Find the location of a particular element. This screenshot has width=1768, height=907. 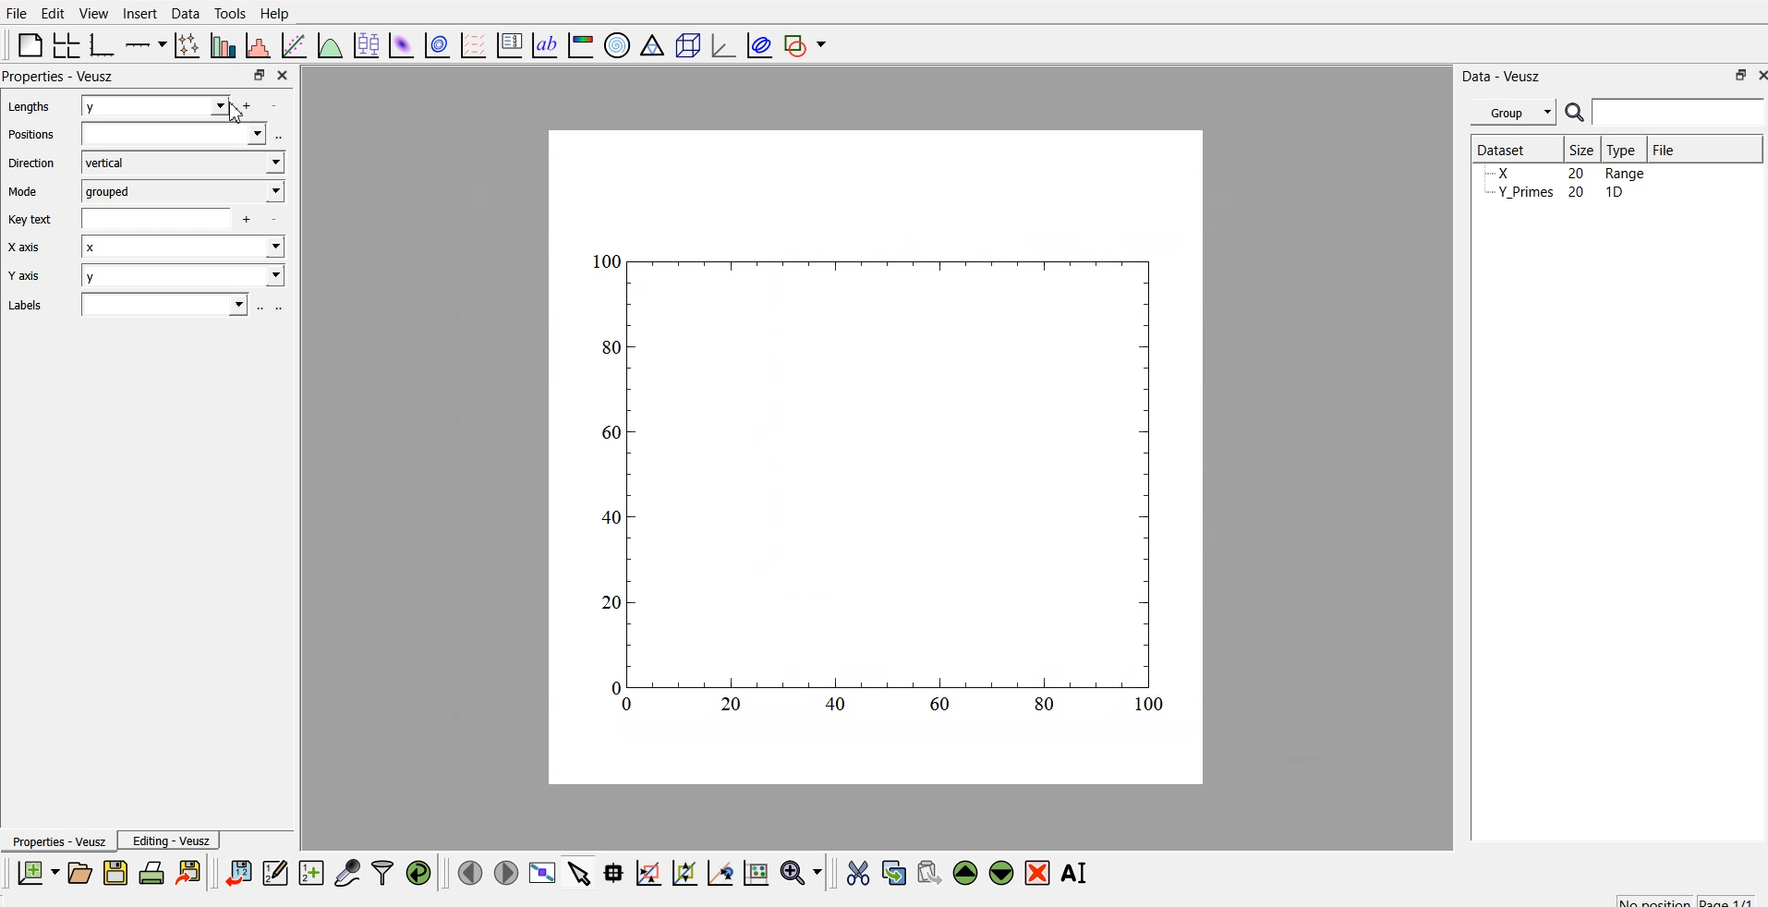

reset graph axes is located at coordinates (755, 870).